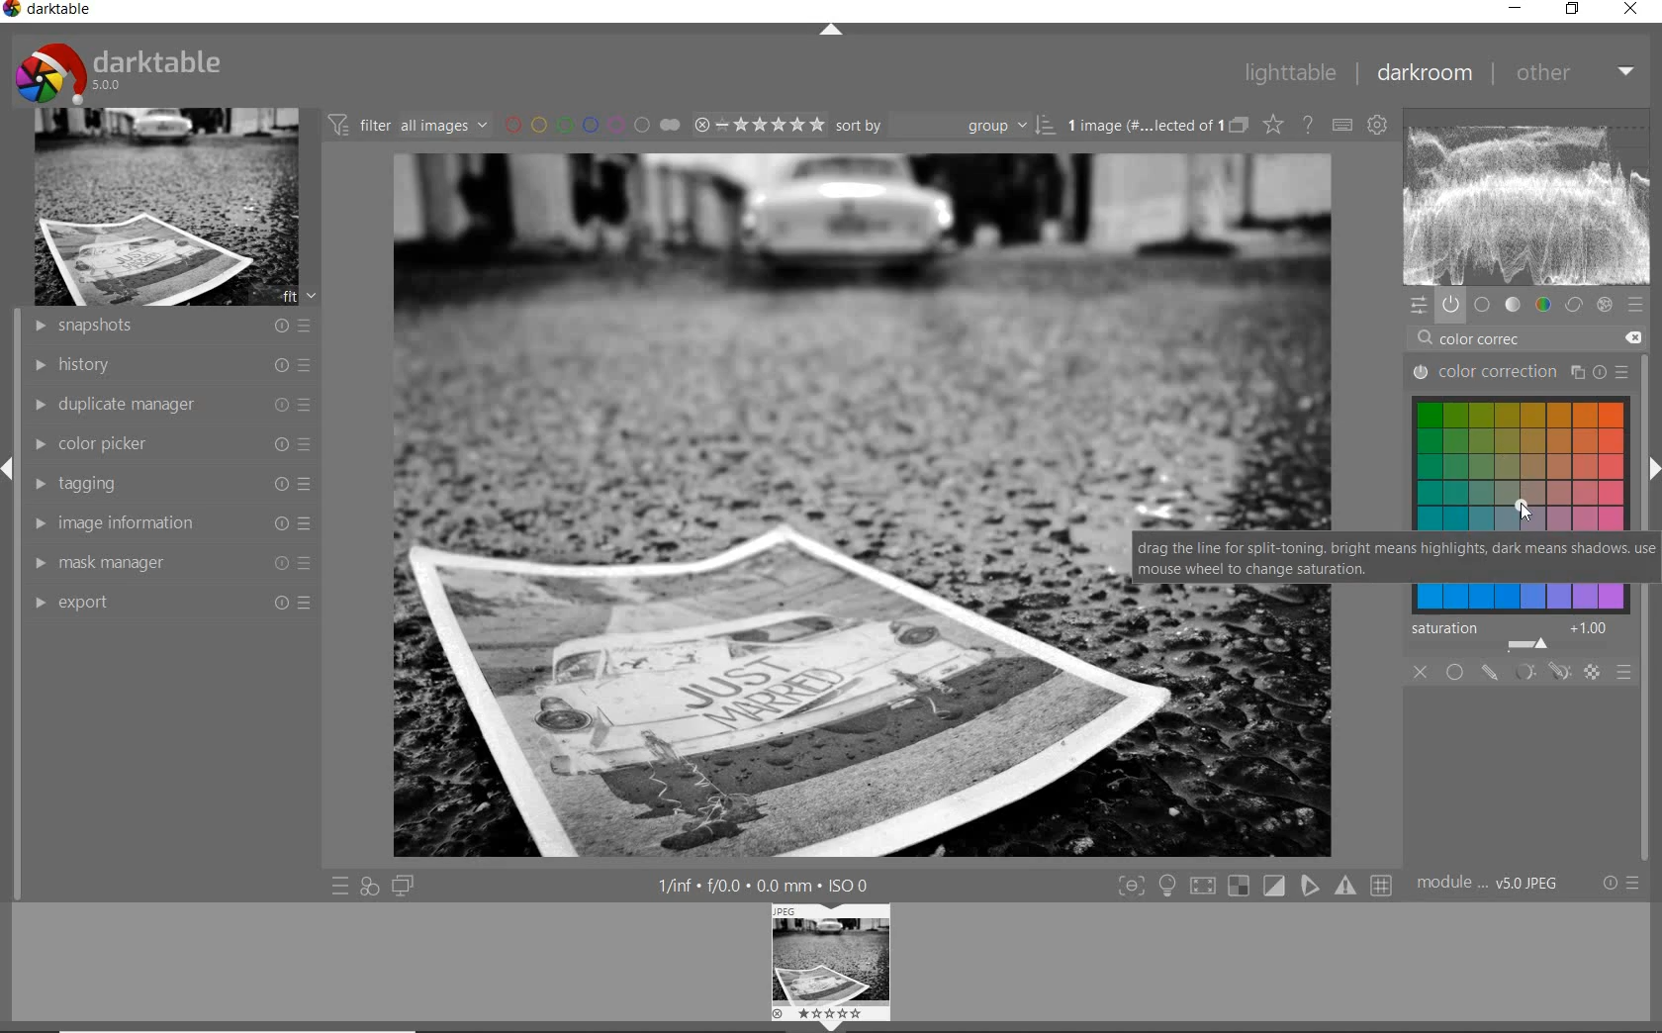  What do you see at coordinates (369, 886) in the screenshot?
I see `quick access for applying any of style` at bounding box center [369, 886].